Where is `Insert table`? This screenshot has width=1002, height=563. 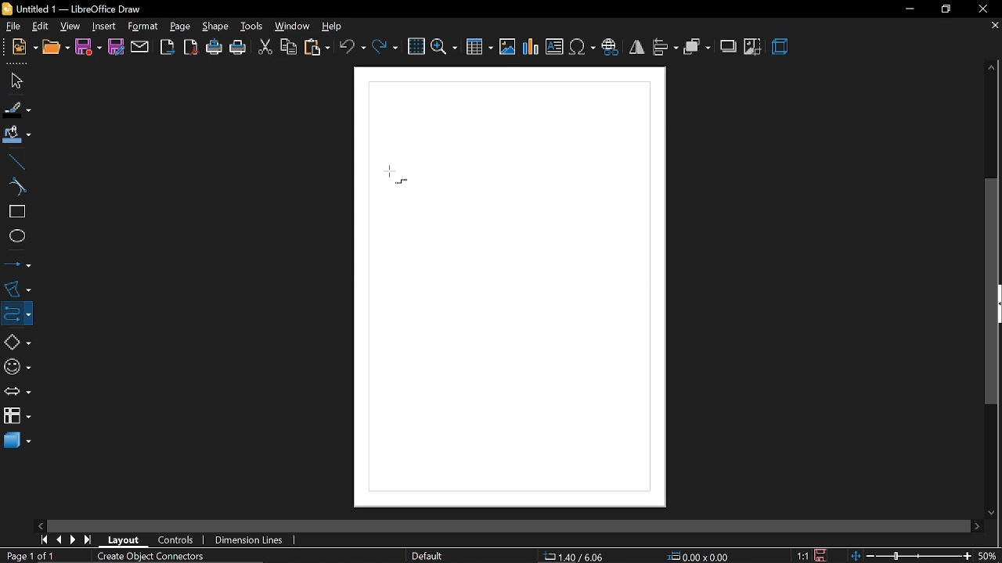
Insert table is located at coordinates (481, 46).